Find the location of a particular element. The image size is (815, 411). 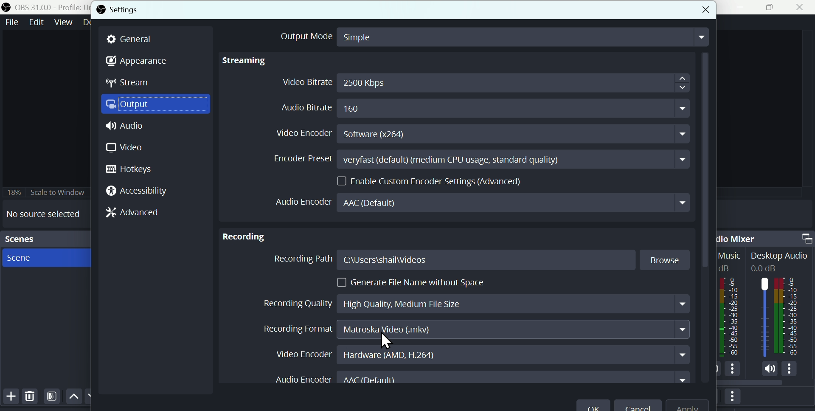

Maximise is located at coordinates (772, 8).